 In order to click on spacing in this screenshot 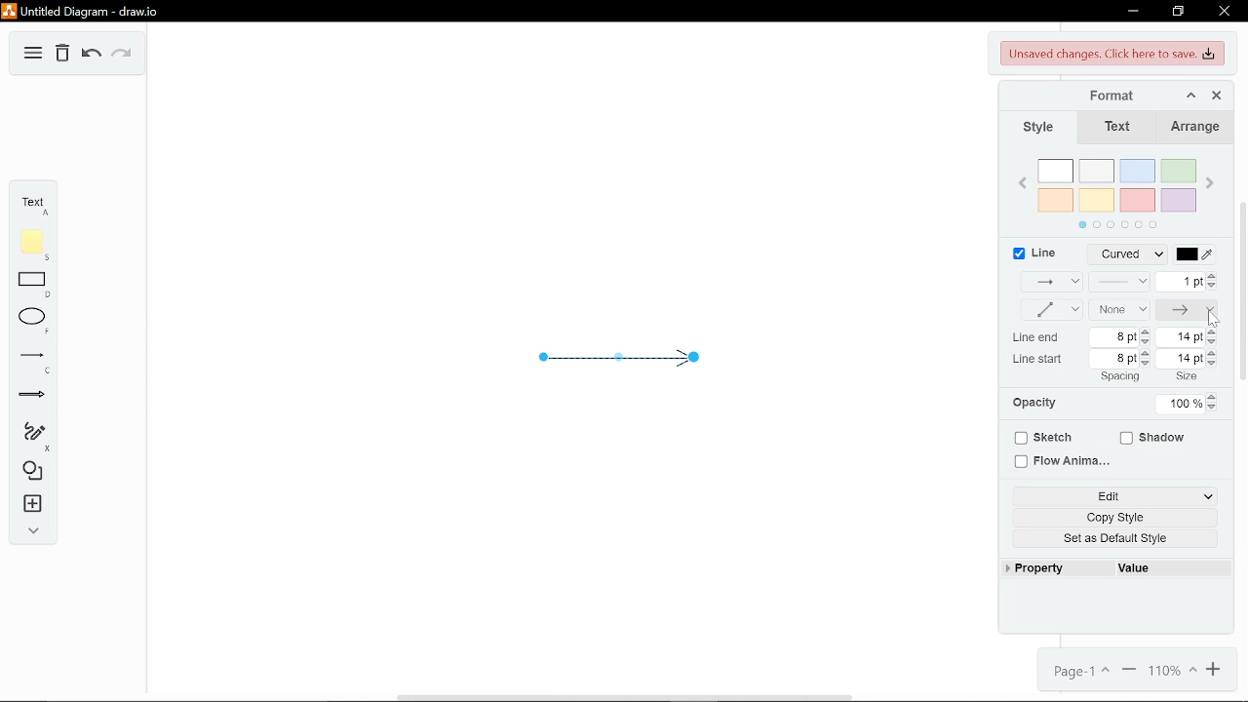, I will do `click(1119, 376)`.